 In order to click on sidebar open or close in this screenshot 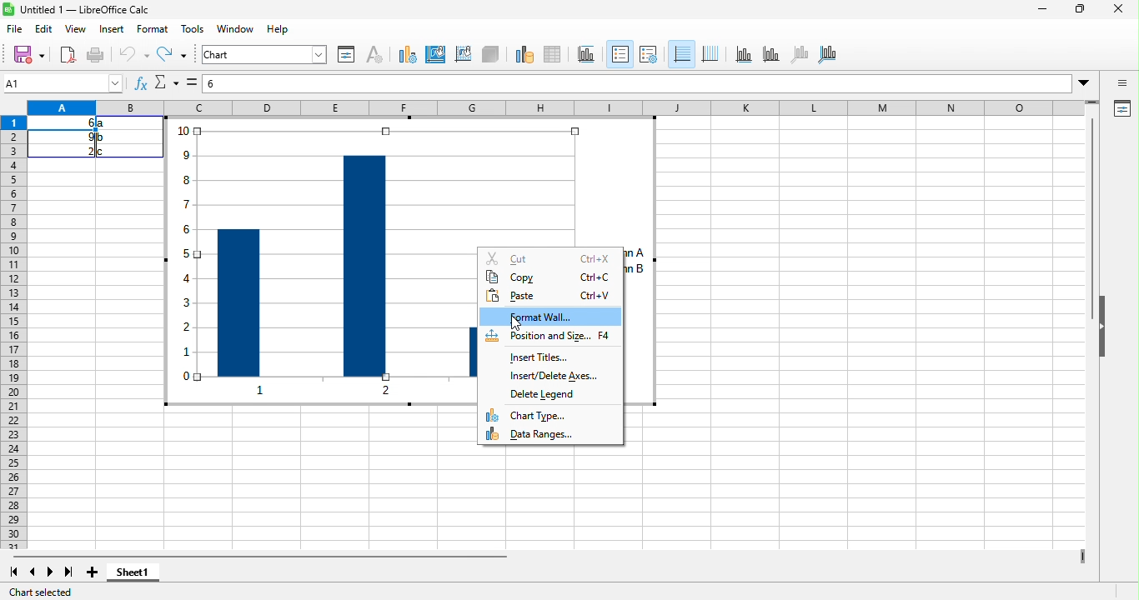, I will do `click(1123, 84)`.